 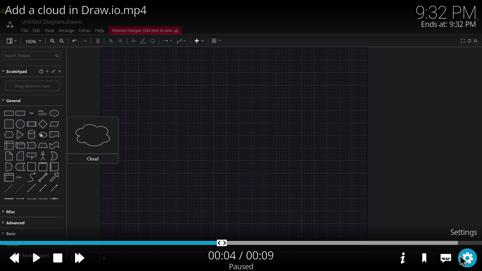 What do you see at coordinates (37, 257) in the screenshot?
I see `pause` at bounding box center [37, 257].